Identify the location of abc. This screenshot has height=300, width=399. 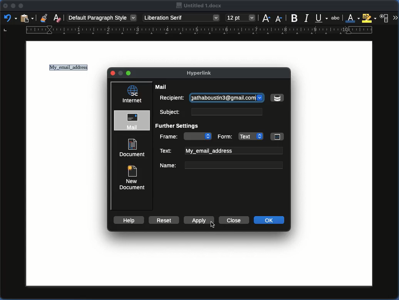
(336, 19).